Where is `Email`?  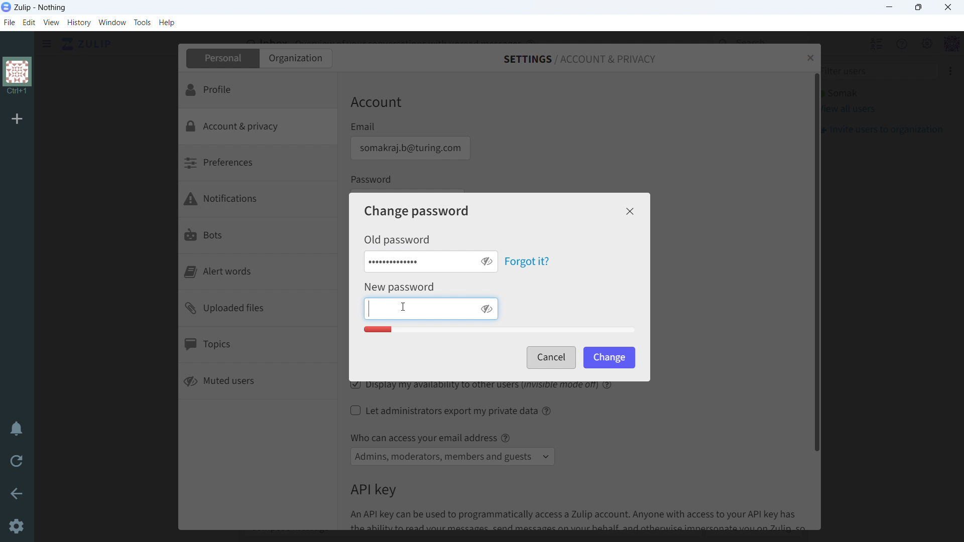 Email is located at coordinates (364, 126).